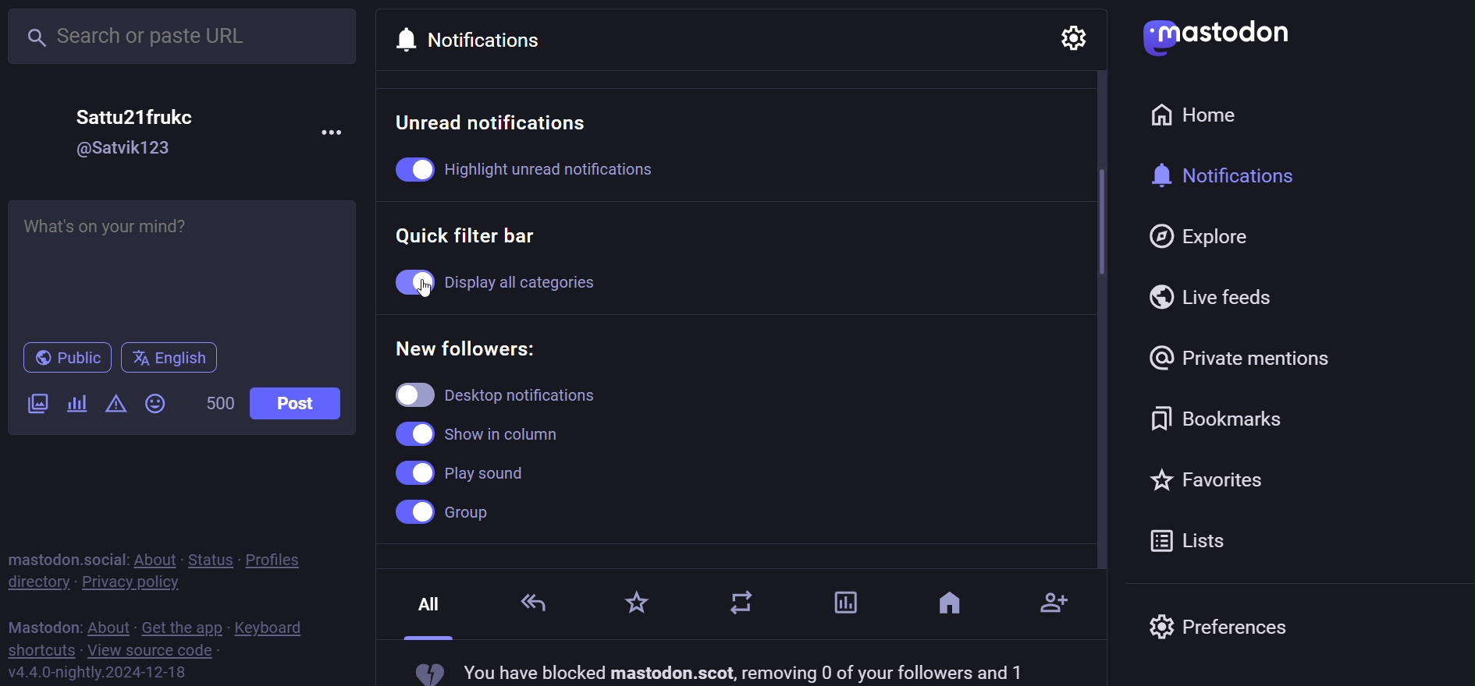 This screenshot has height=686, width=1475. Describe the element at coordinates (284, 557) in the screenshot. I see `profiles` at that location.